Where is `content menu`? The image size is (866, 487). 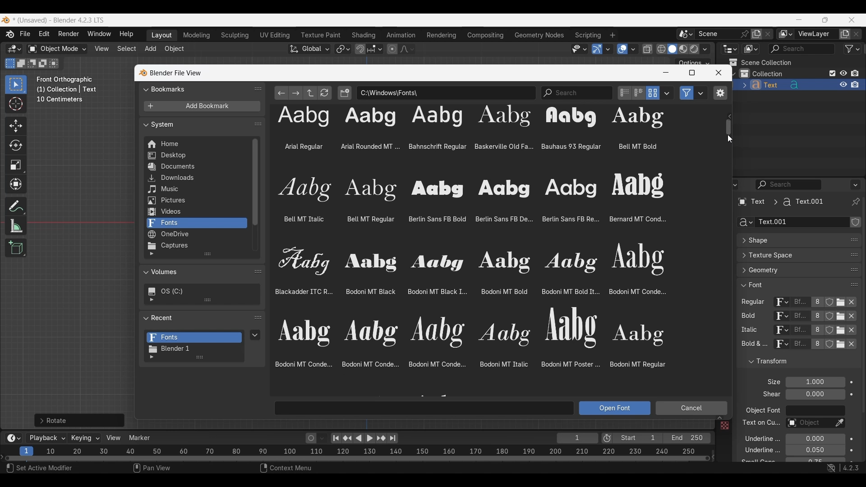
content menu is located at coordinates (280, 469).